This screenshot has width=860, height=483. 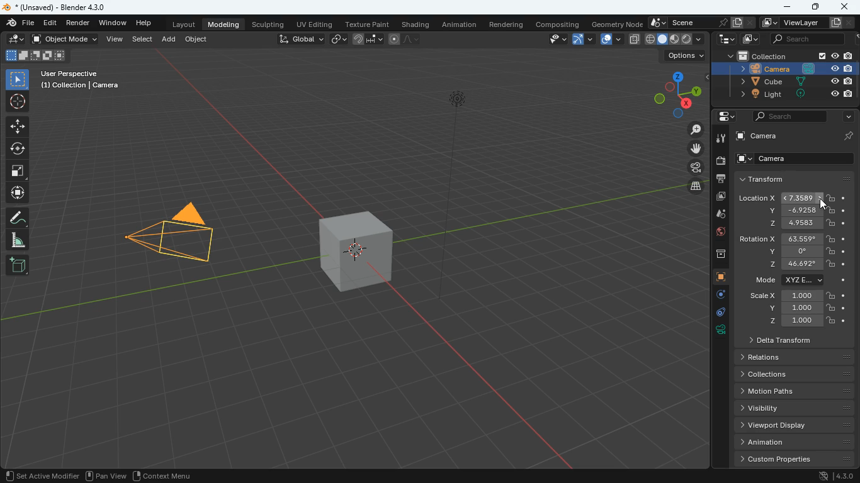 I want to click on user perspective, so click(x=79, y=82).